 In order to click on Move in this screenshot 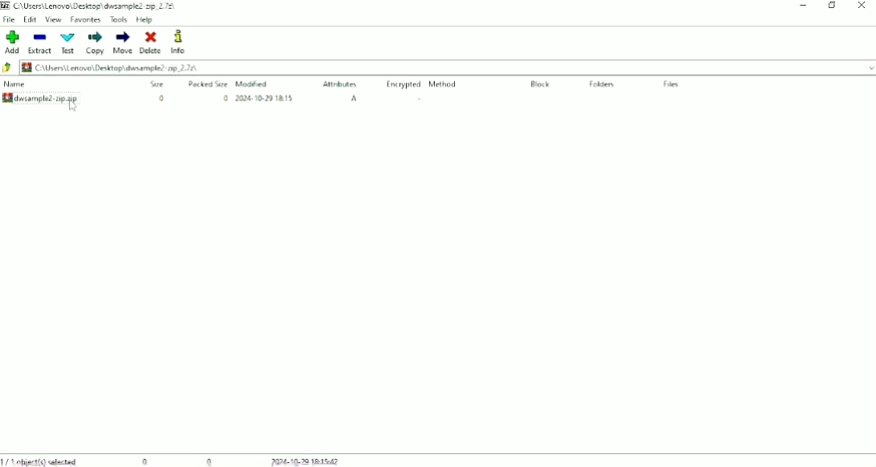, I will do `click(122, 43)`.